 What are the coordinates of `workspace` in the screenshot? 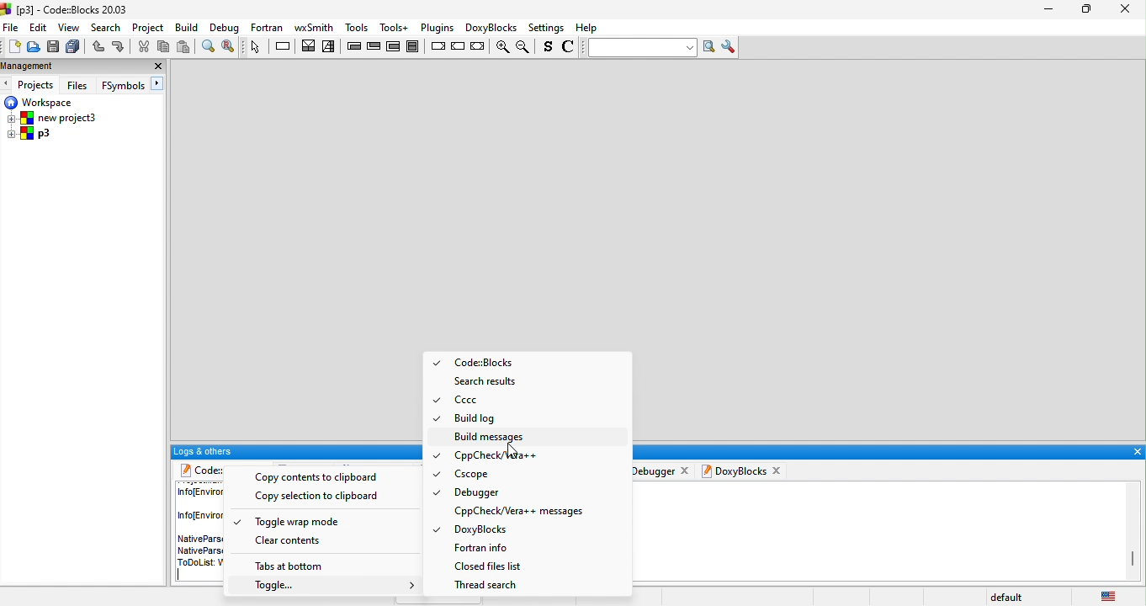 It's located at (40, 102).